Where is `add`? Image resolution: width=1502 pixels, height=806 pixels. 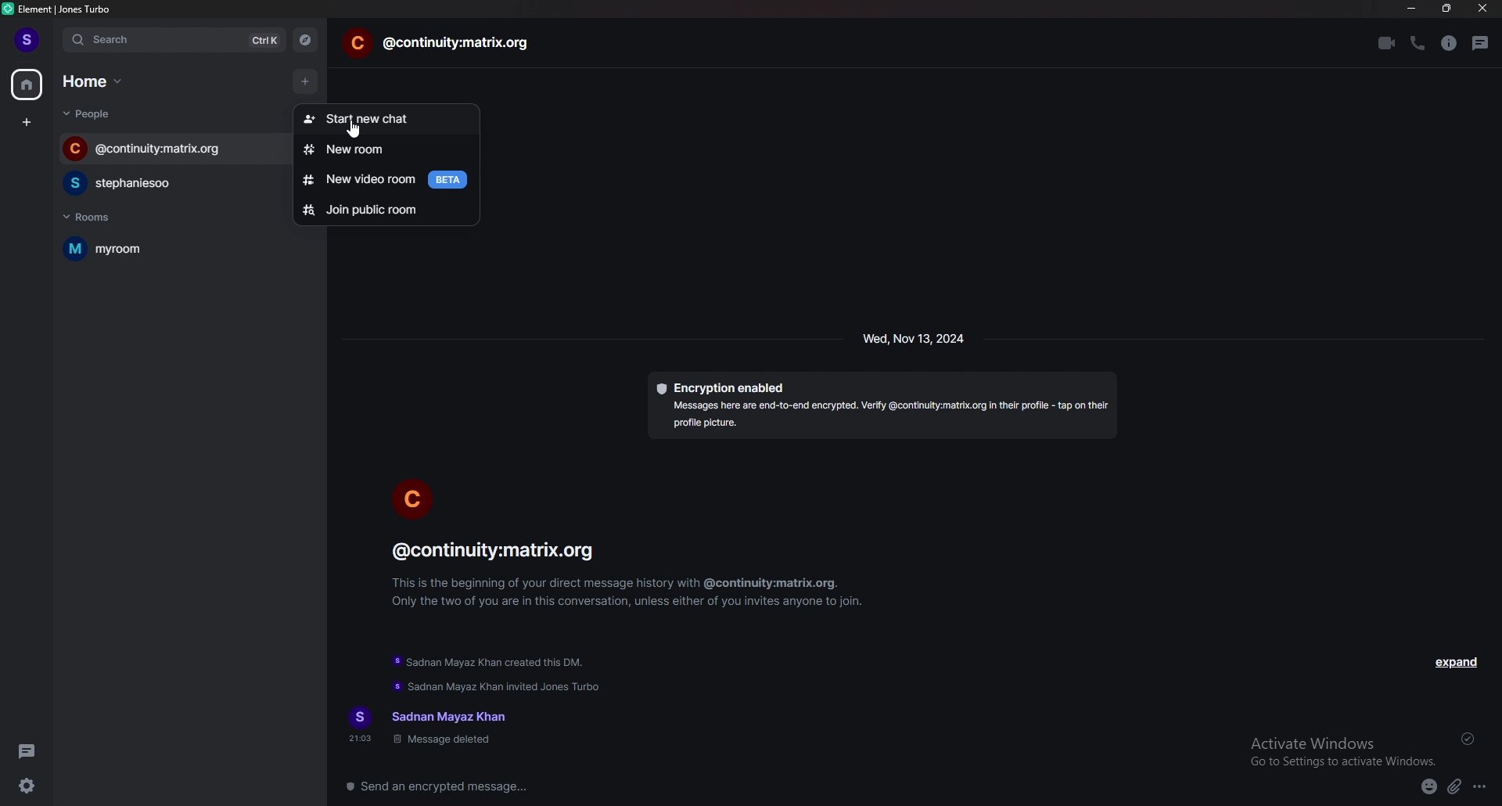
add is located at coordinates (304, 78).